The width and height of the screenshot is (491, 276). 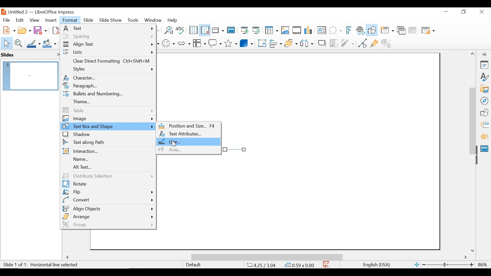 What do you see at coordinates (401, 31) in the screenshot?
I see `Duplicate slide` at bounding box center [401, 31].